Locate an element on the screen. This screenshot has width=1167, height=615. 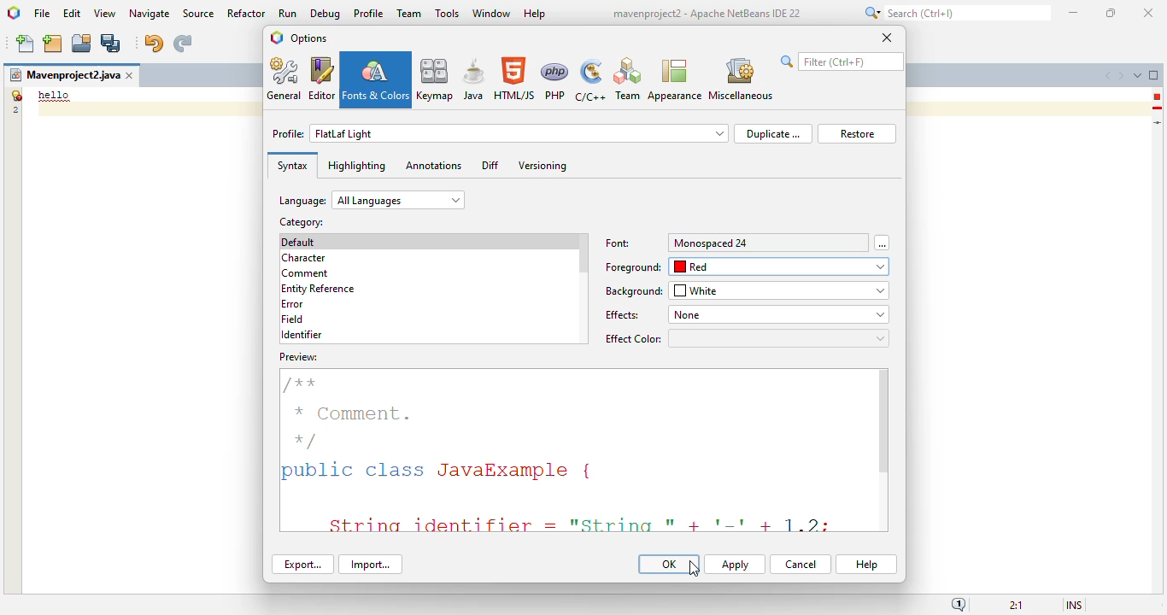
Team is located at coordinates (627, 79).